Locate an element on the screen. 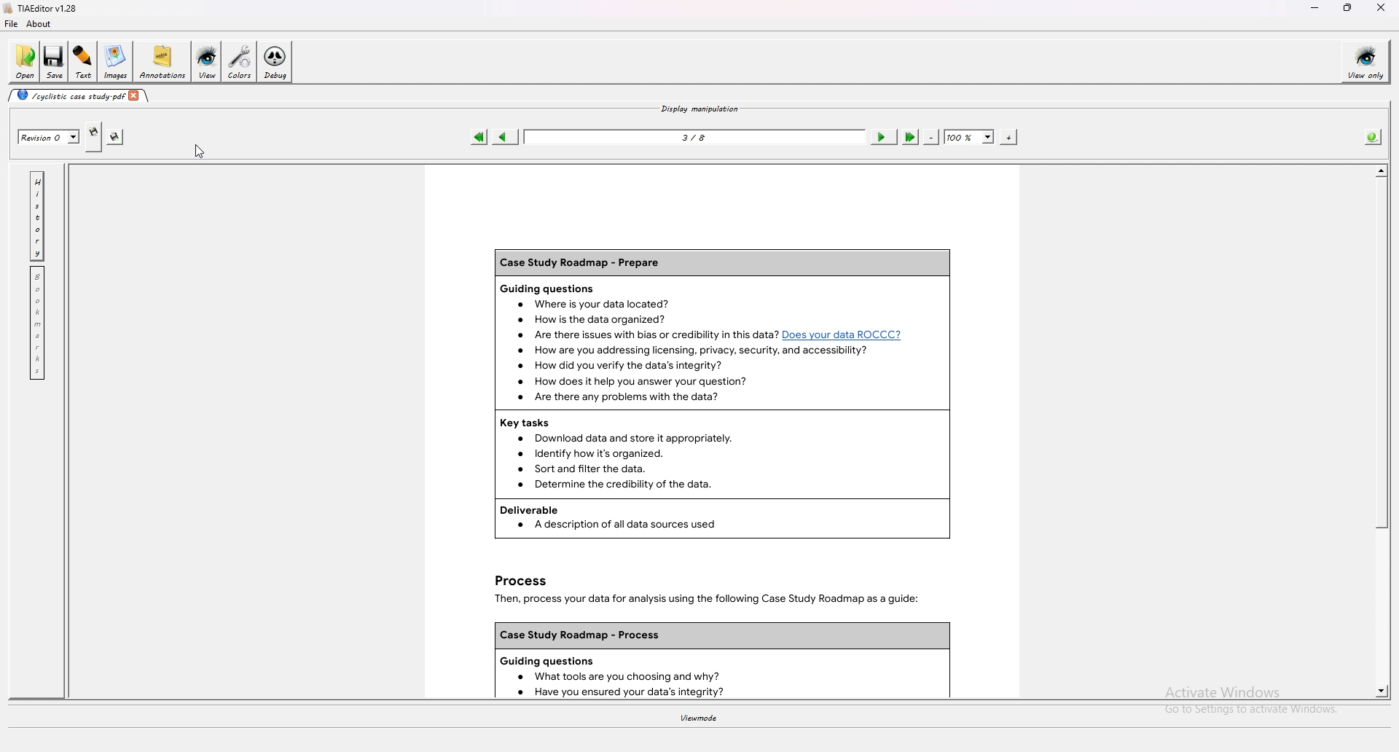 This screenshot has height=752, width=1399. save is located at coordinates (55, 60).